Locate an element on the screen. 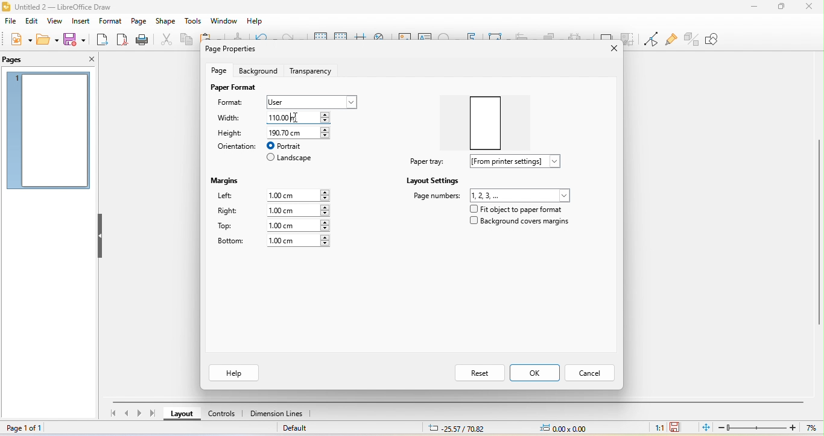 The height and width of the screenshot is (436, 824). close is located at coordinates (808, 7).